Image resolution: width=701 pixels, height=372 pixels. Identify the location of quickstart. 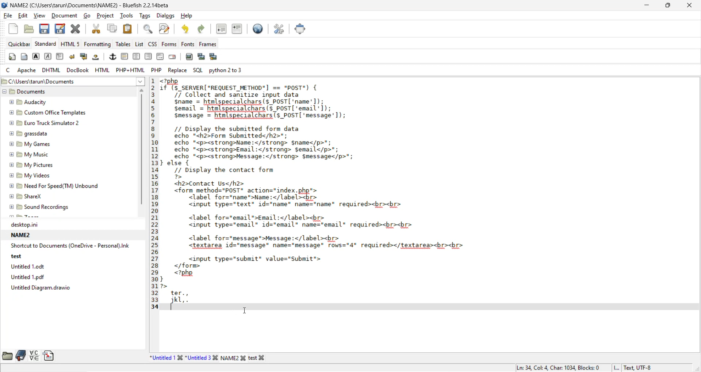
(13, 57).